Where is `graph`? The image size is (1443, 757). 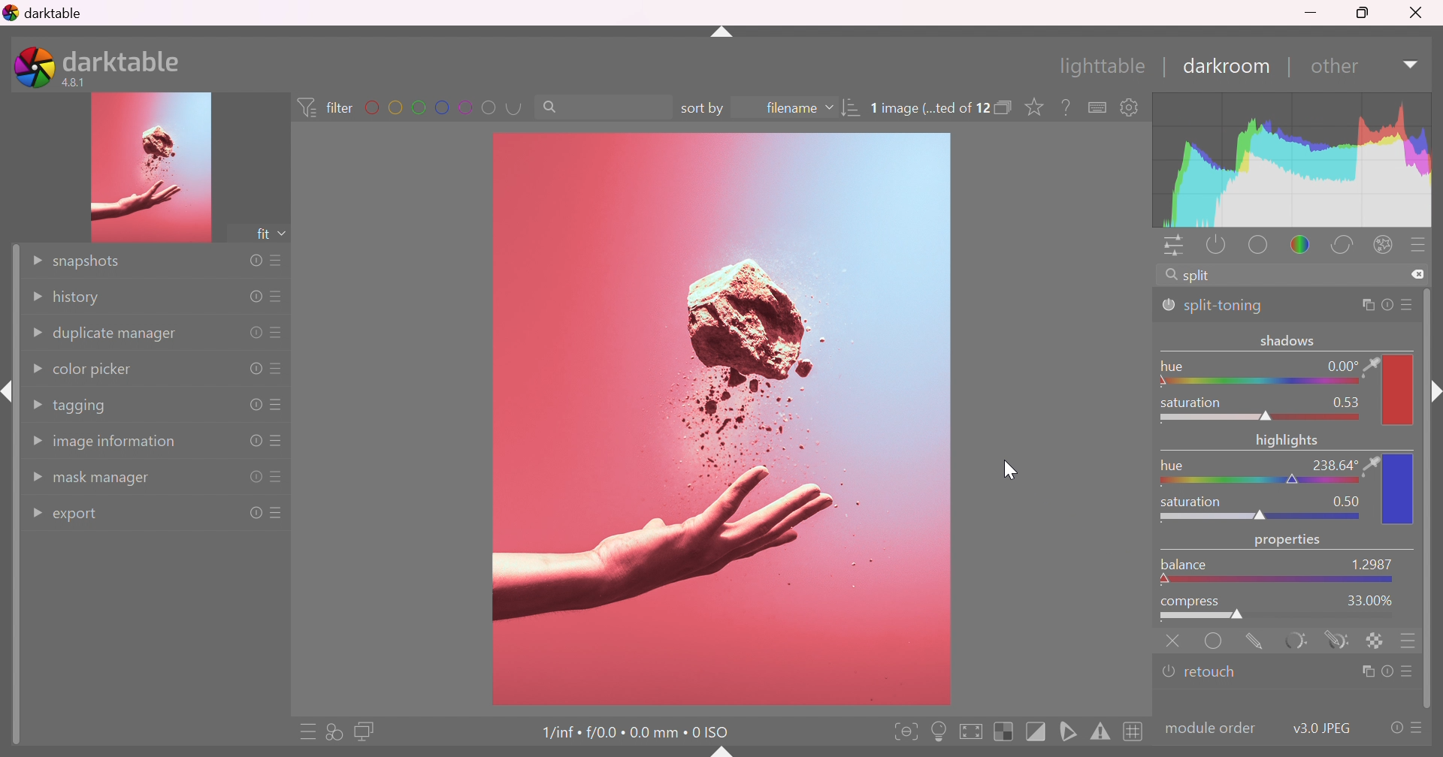 graph is located at coordinates (1293, 161).